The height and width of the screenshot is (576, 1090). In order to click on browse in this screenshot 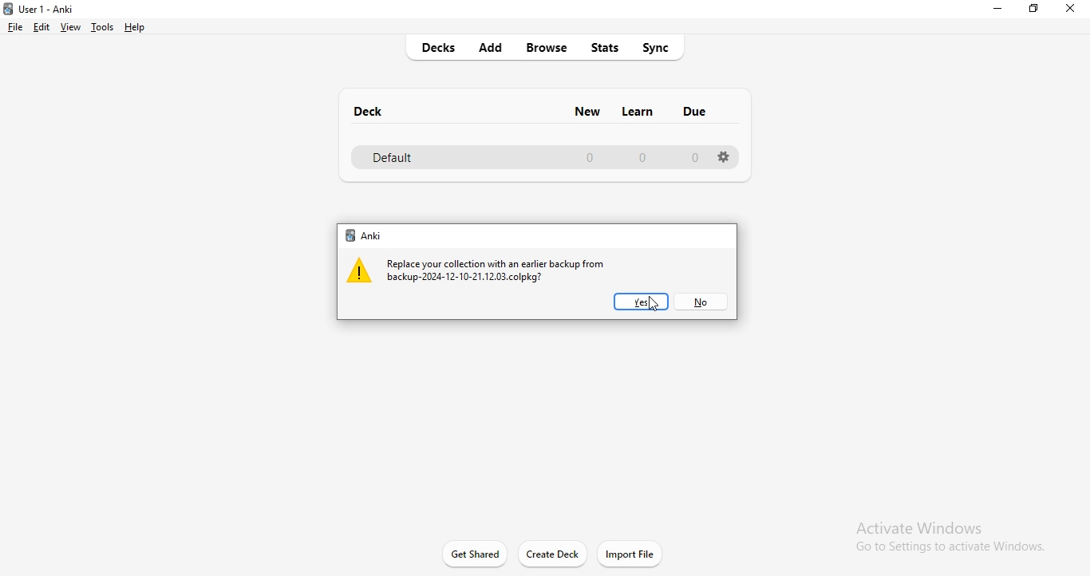, I will do `click(549, 48)`.